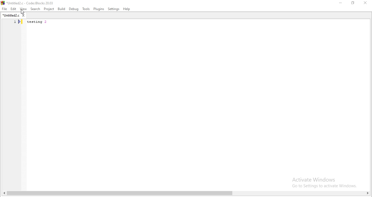 The width and height of the screenshot is (372, 197). What do you see at coordinates (353, 3) in the screenshot?
I see `Restore` at bounding box center [353, 3].